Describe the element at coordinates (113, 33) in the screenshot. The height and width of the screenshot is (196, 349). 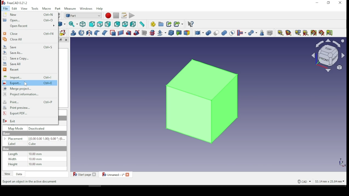
I see `make face from wires` at that location.